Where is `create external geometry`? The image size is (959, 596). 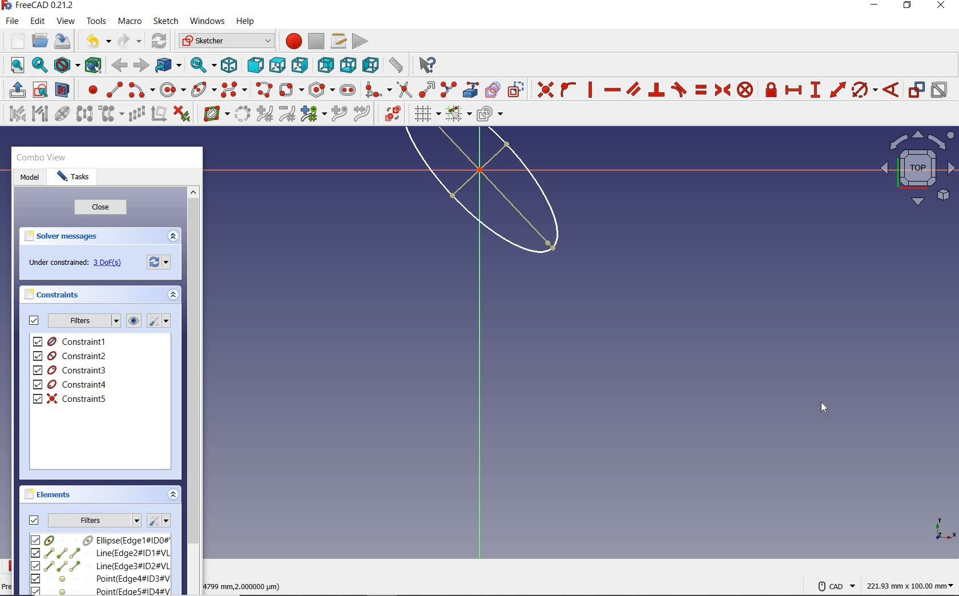 create external geometry is located at coordinates (469, 90).